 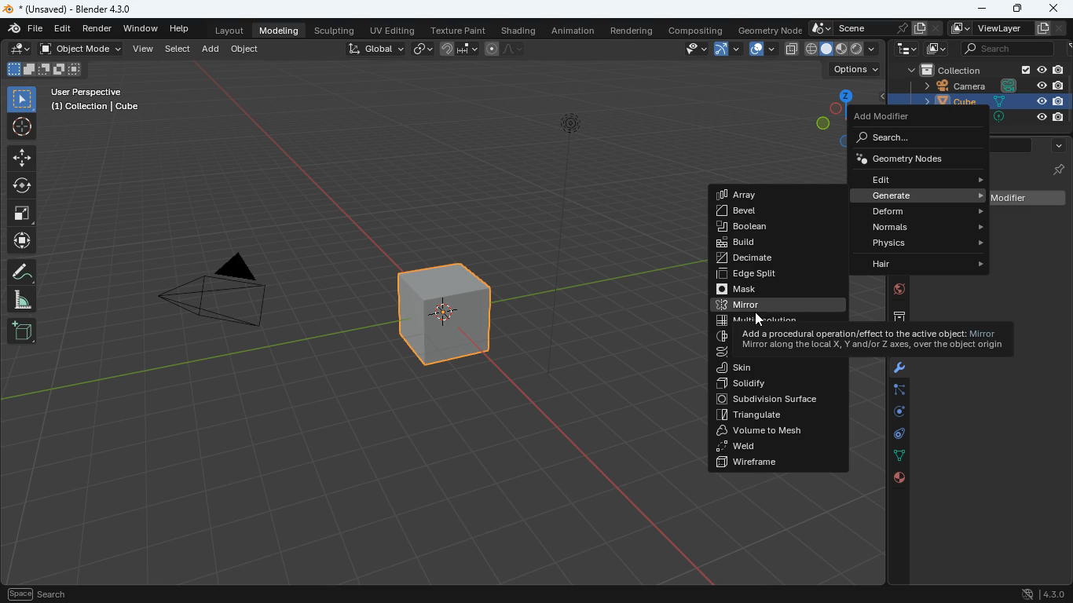 What do you see at coordinates (896, 436) in the screenshot?
I see `control` at bounding box center [896, 436].